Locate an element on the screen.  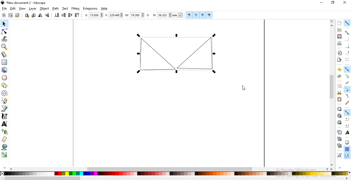
minimize is located at coordinates (322, 3).